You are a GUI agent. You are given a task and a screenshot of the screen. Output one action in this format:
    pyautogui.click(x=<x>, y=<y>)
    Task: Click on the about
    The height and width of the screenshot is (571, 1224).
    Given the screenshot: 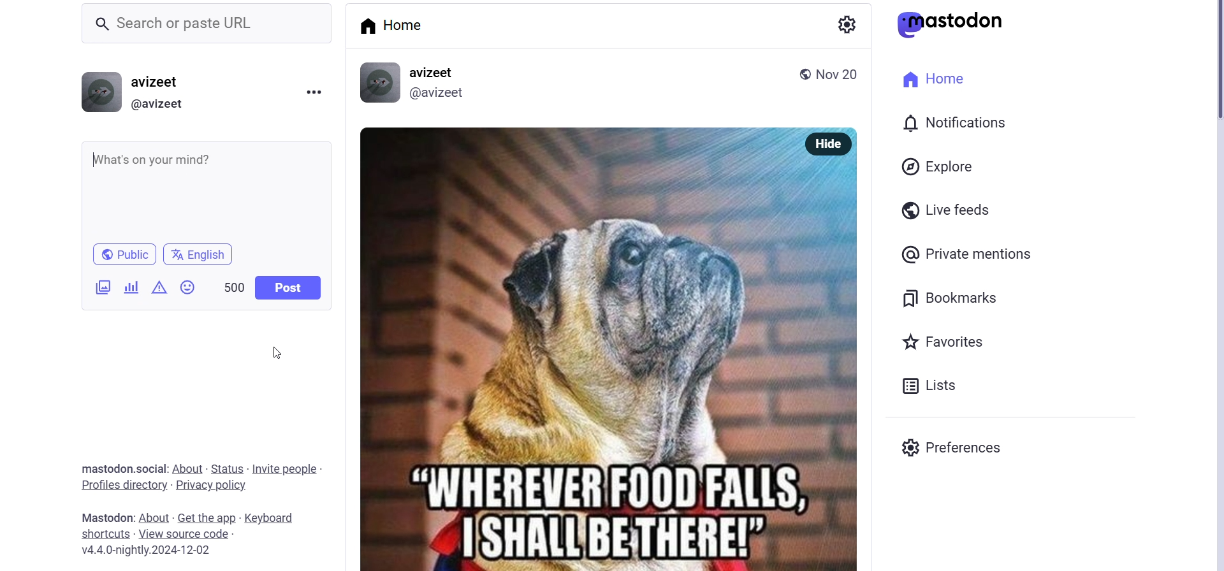 What is the action you would take?
    pyautogui.click(x=189, y=466)
    